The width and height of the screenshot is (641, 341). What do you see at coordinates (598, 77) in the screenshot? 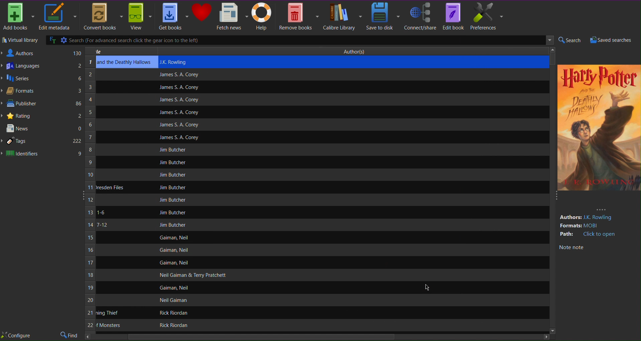
I see `harry potter` at bounding box center [598, 77].